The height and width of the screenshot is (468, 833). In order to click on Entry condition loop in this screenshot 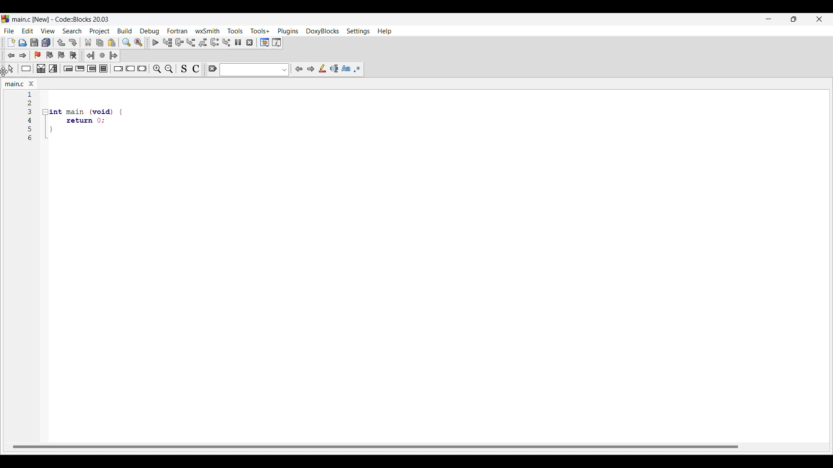, I will do `click(68, 68)`.